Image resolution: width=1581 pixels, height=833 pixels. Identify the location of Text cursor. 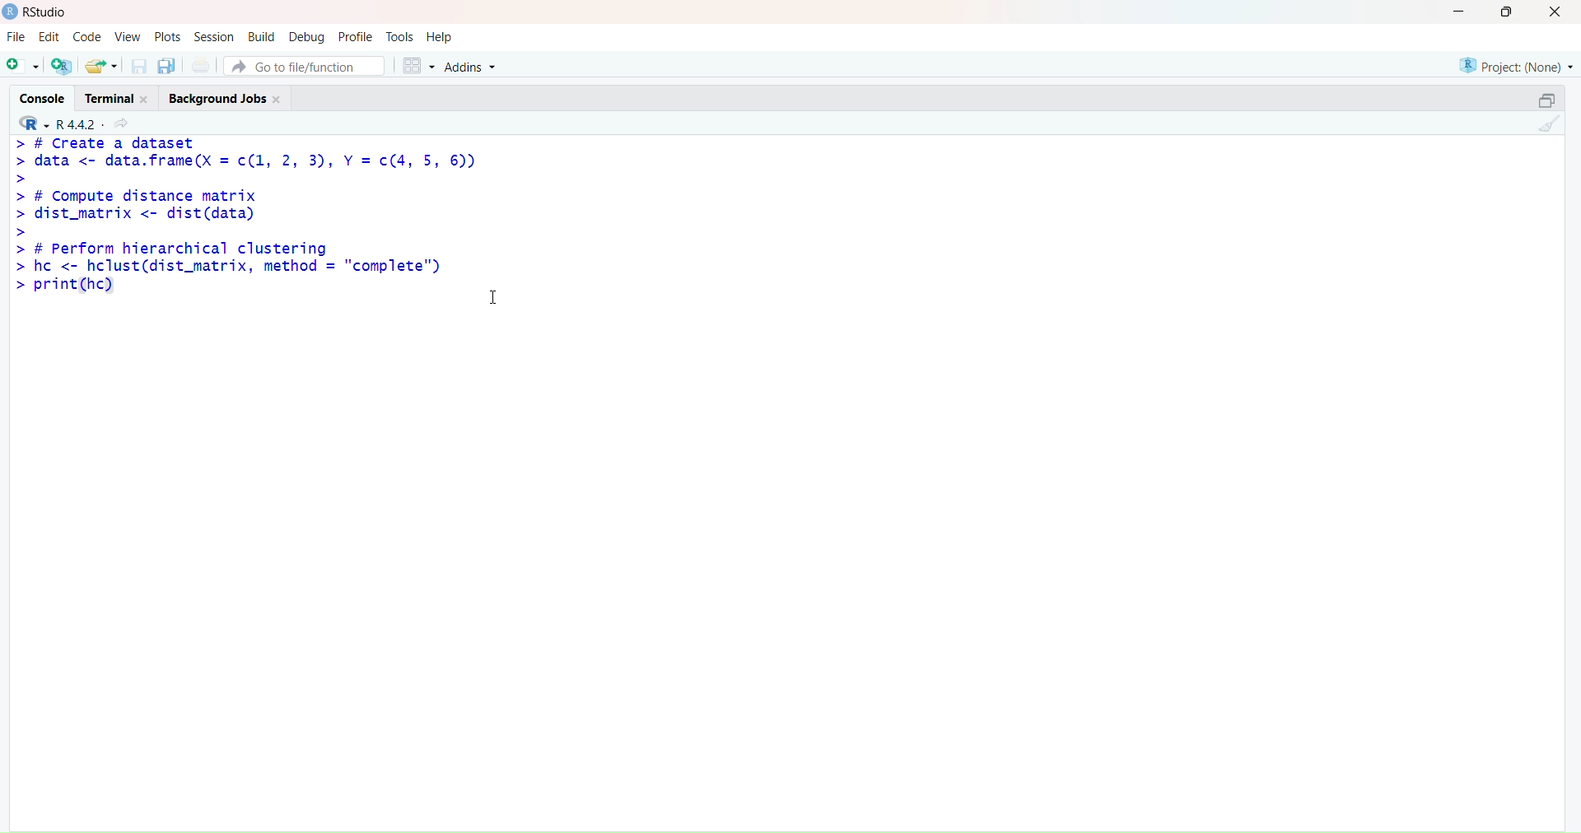
(492, 297).